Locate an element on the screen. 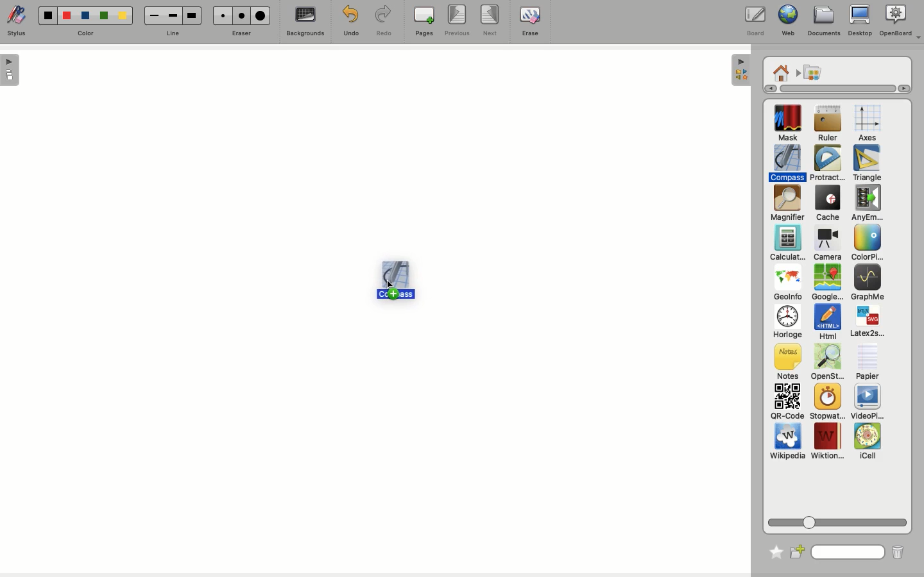 The image size is (924, 577). Undo is located at coordinates (349, 21).